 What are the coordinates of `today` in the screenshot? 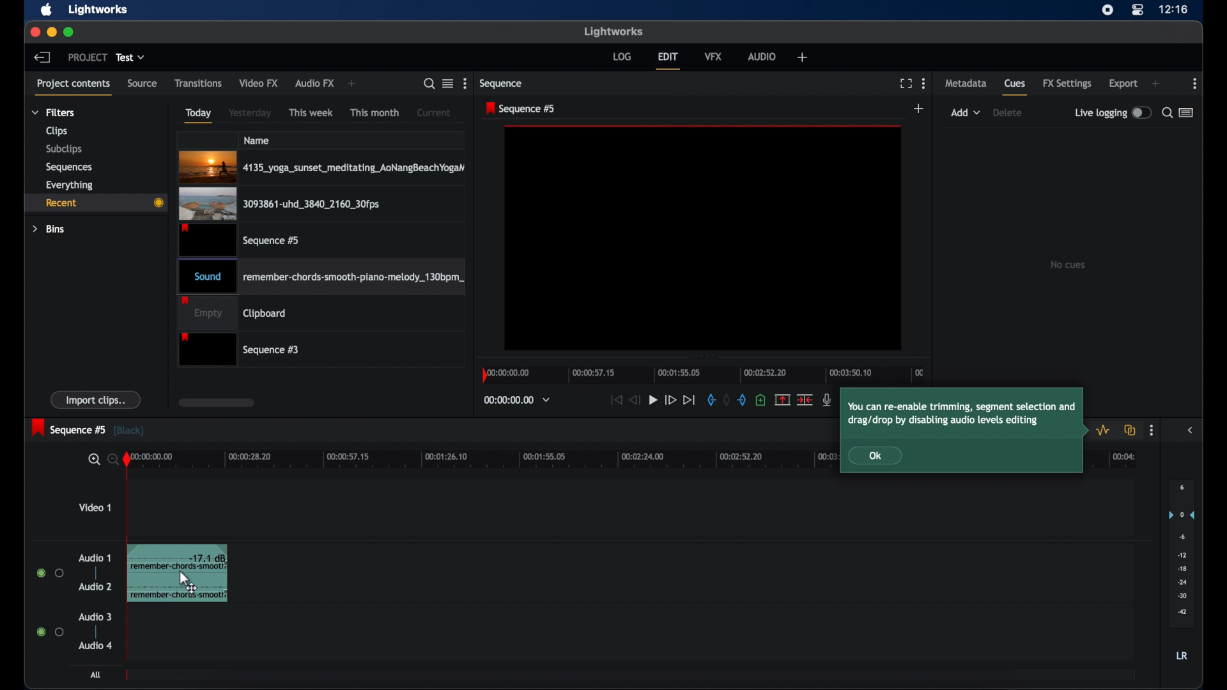 It's located at (197, 115).